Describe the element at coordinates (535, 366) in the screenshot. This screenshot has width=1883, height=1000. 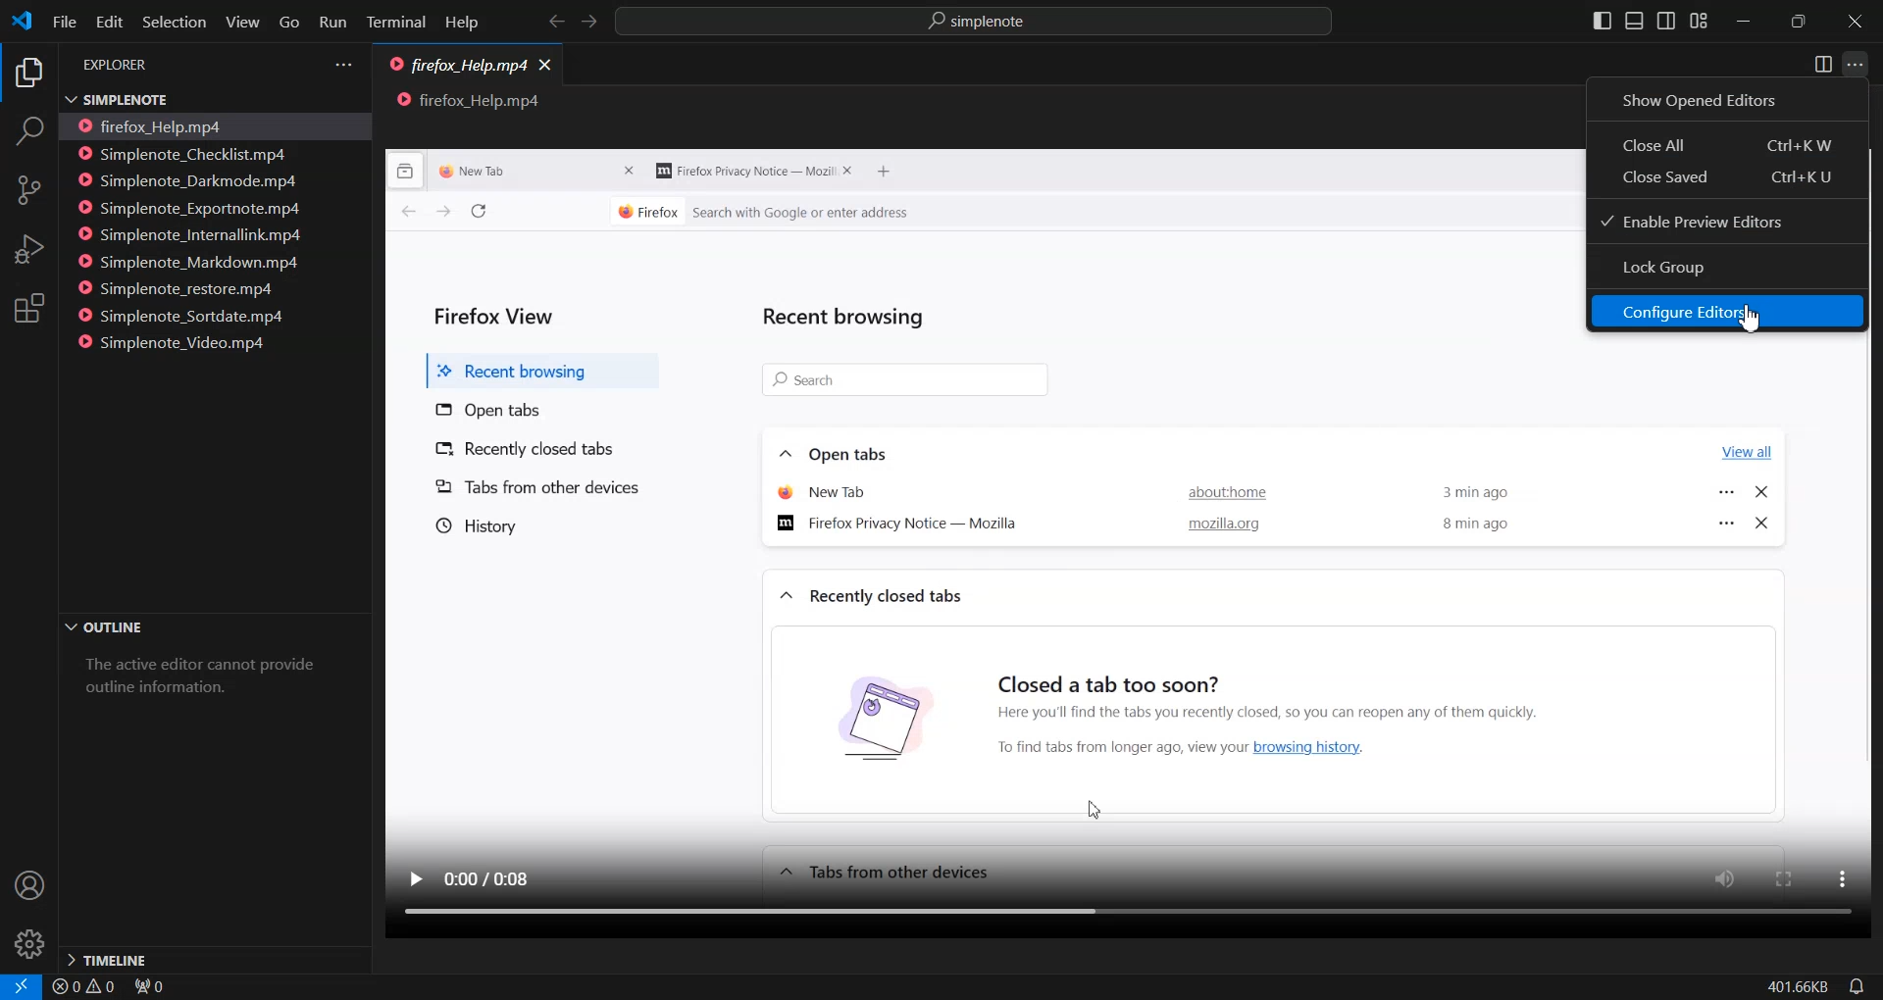
I see `recent browsing` at that location.